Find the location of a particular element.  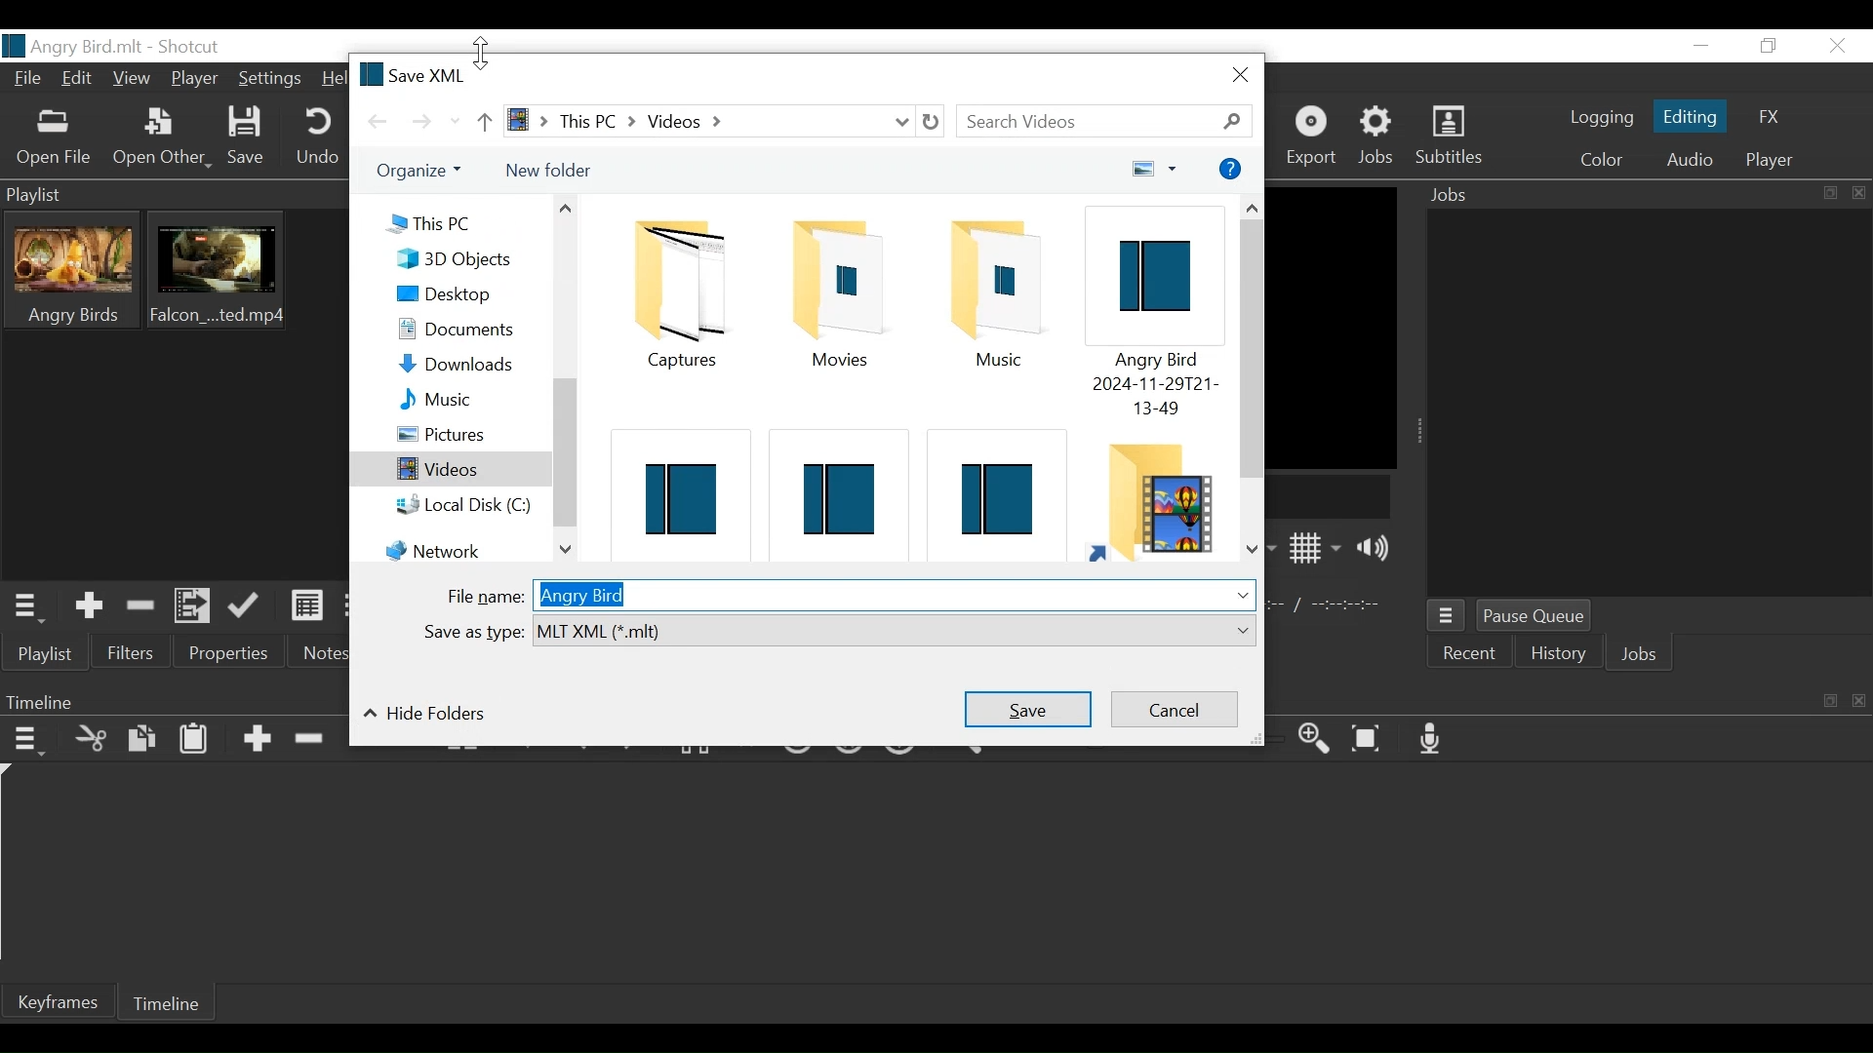

More options is located at coordinates (1233, 167).